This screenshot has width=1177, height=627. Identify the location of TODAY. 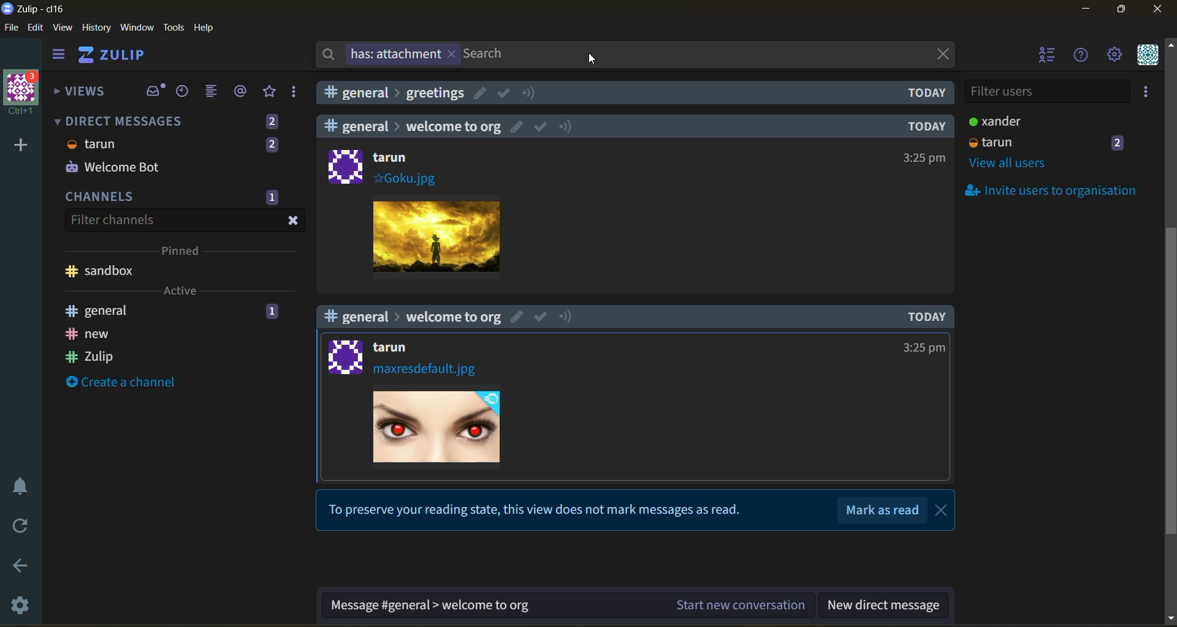
(929, 315).